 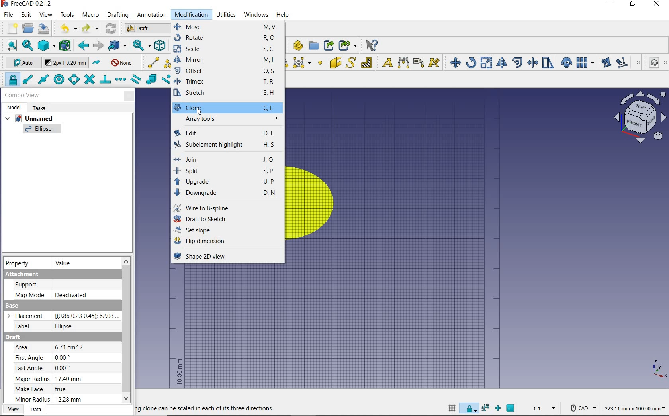 I want to click on draft, so click(x=59, y=369).